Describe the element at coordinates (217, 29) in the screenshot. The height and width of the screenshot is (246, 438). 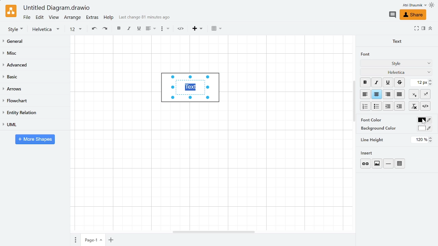
I see `borders` at that location.